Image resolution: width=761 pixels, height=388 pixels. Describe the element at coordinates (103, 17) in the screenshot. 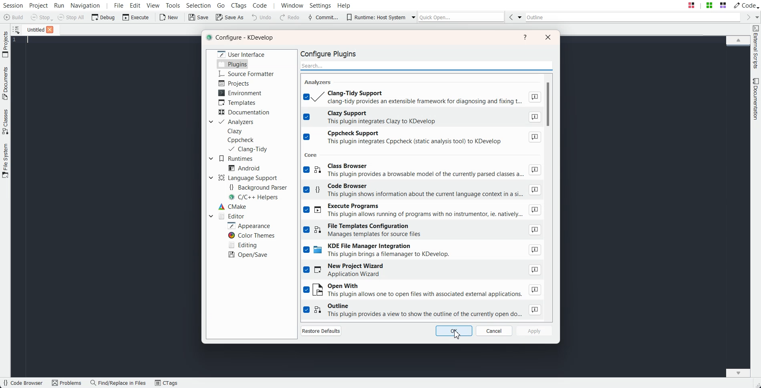

I see `Debug` at that location.